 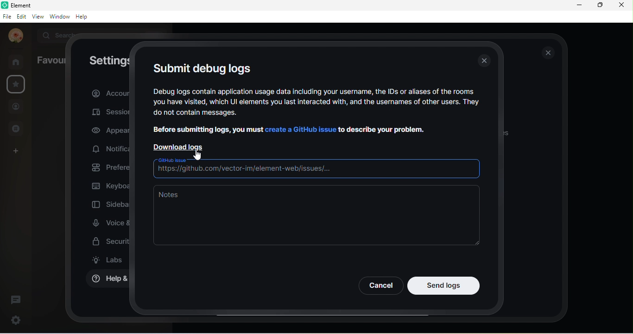 I want to click on file, so click(x=7, y=17).